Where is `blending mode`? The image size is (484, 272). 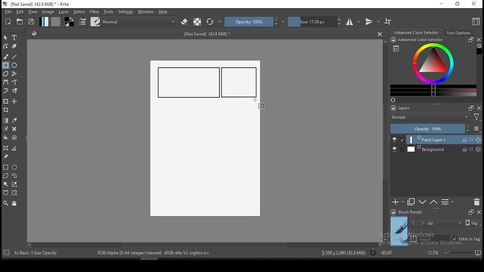
blending mode is located at coordinates (430, 118).